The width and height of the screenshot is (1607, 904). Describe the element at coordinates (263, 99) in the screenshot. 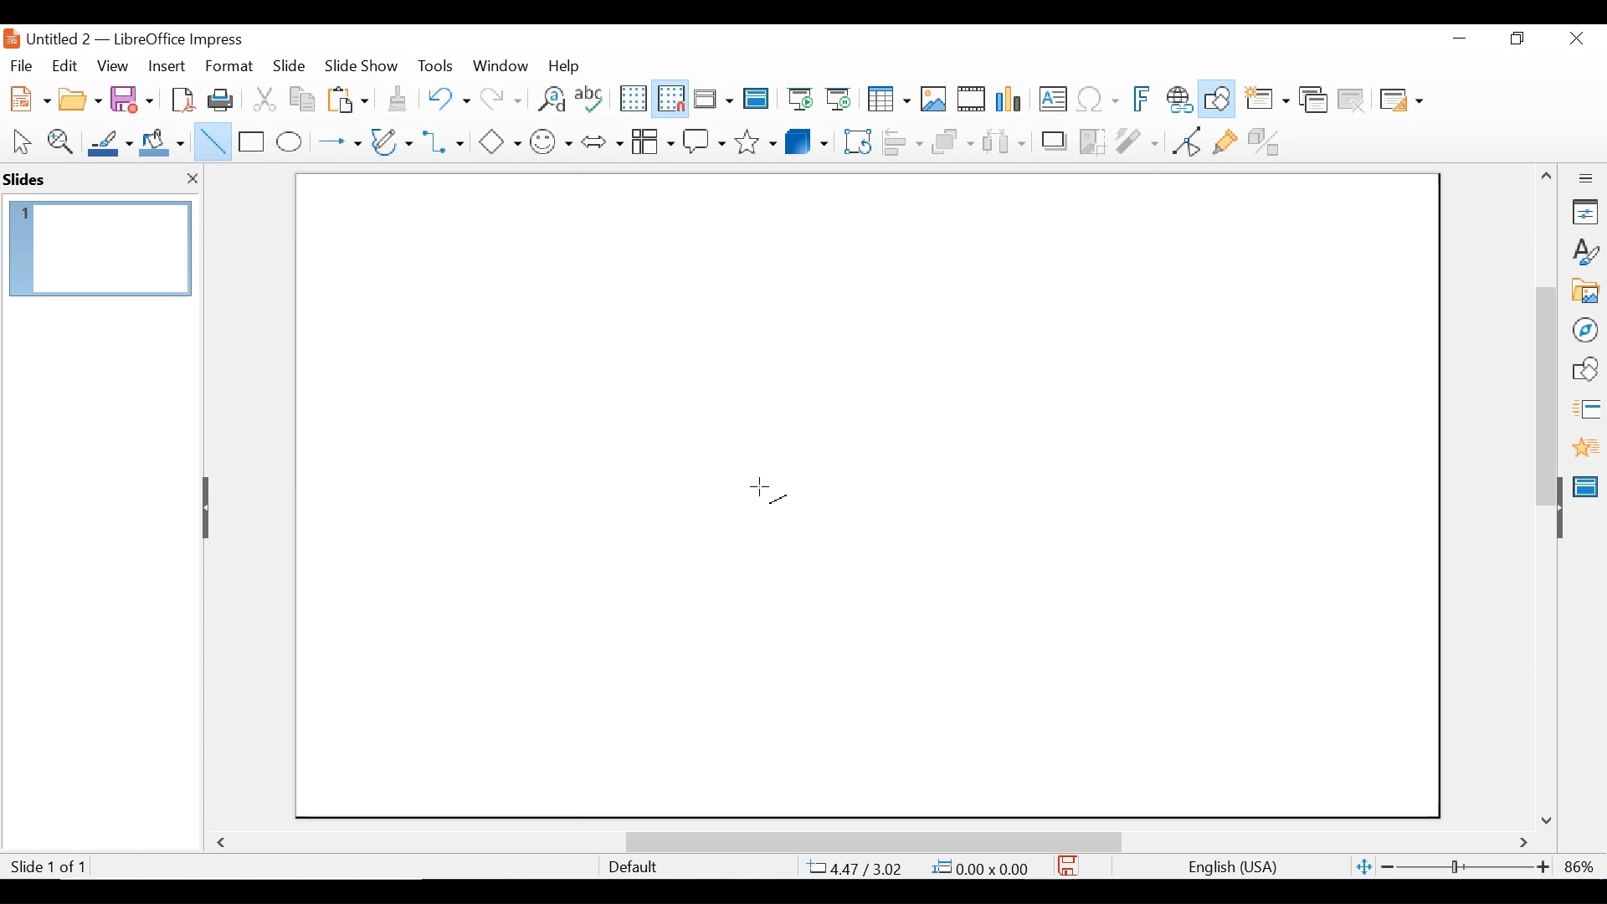

I see `Cut` at that location.